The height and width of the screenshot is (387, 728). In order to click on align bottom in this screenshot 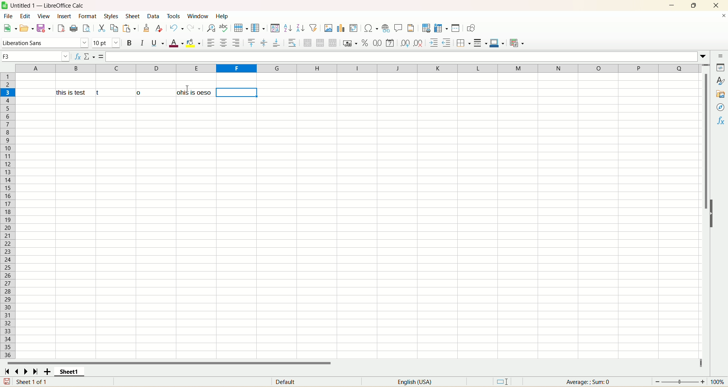, I will do `click(278, 43)`.